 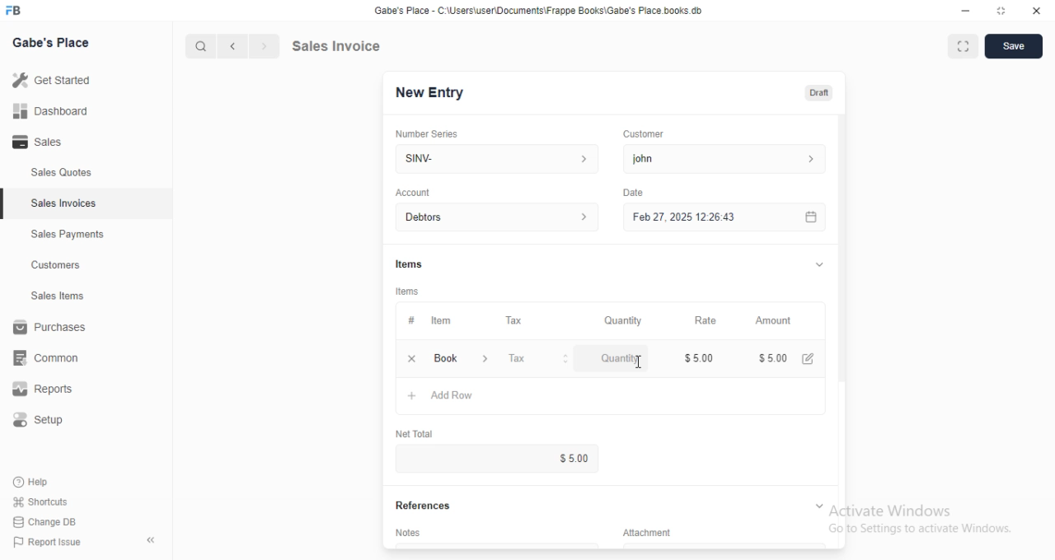 What do you see at coordinates (20, 11) in the screenshot?
I see `Logo` at bounding box center [20, 11].